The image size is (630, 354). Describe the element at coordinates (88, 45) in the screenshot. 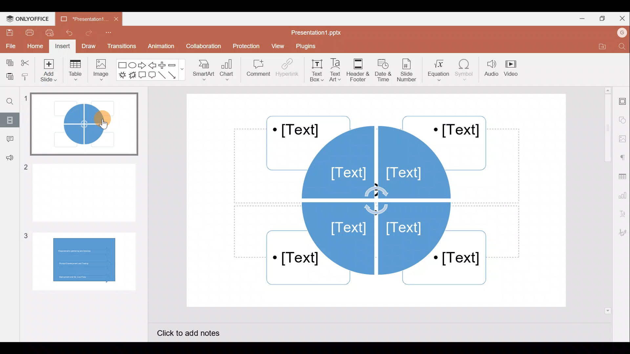

I see `Draw` at that location.